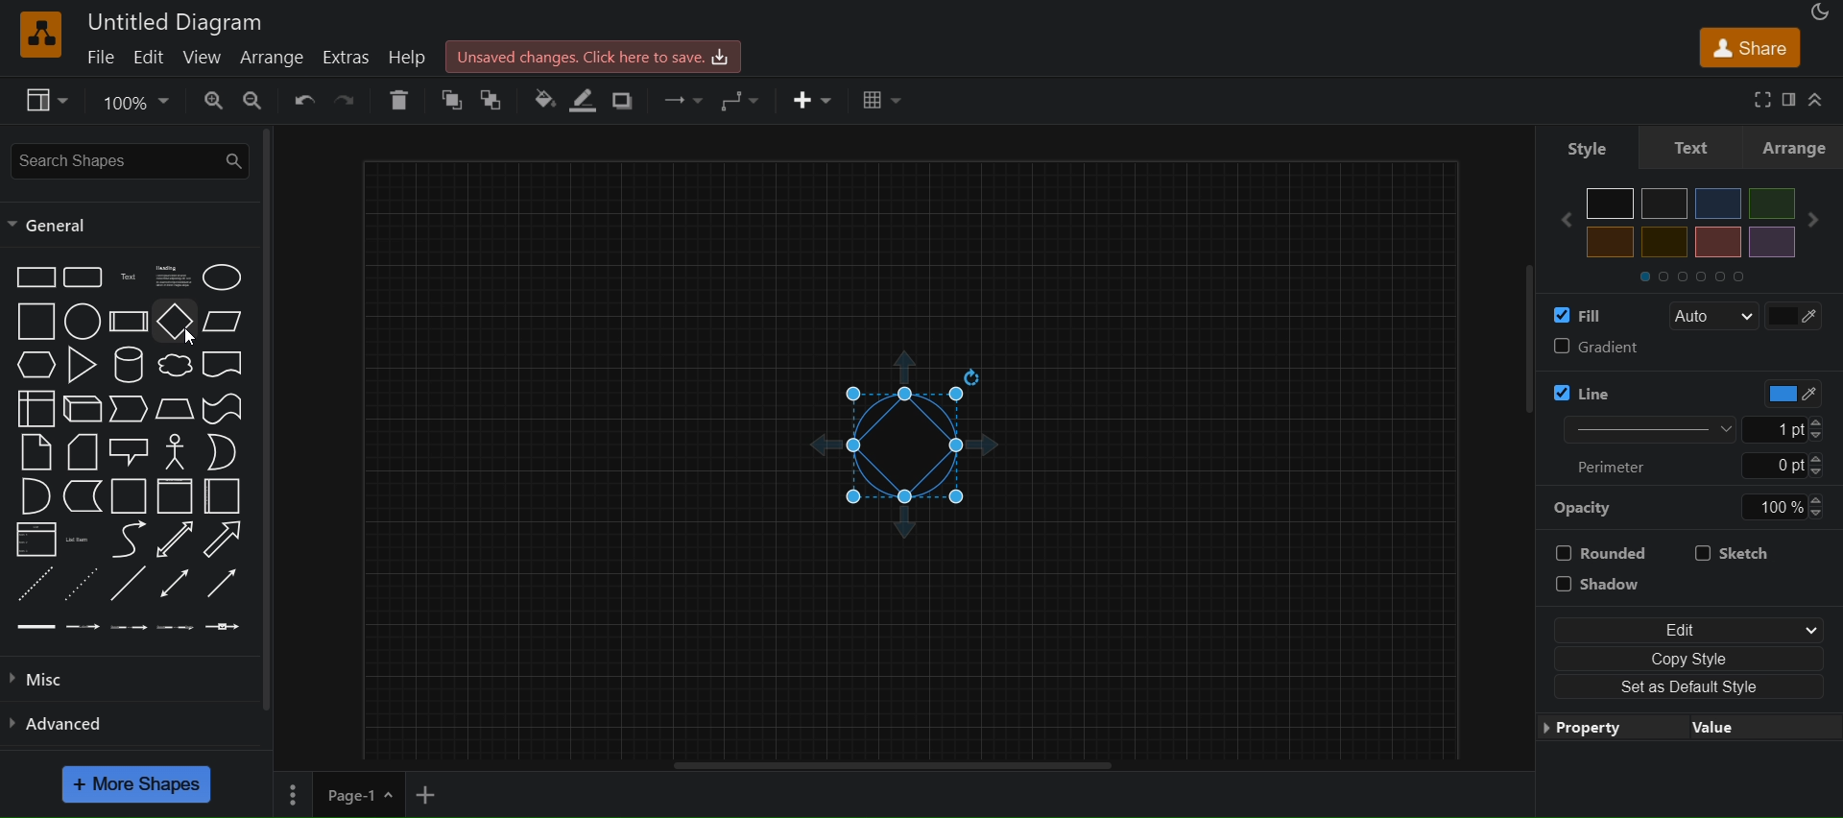 The image size is (1843, 818). What do you see at coordinates (589, 100) in the screenshot?
I see `line color` at bounding box center [589, 100].